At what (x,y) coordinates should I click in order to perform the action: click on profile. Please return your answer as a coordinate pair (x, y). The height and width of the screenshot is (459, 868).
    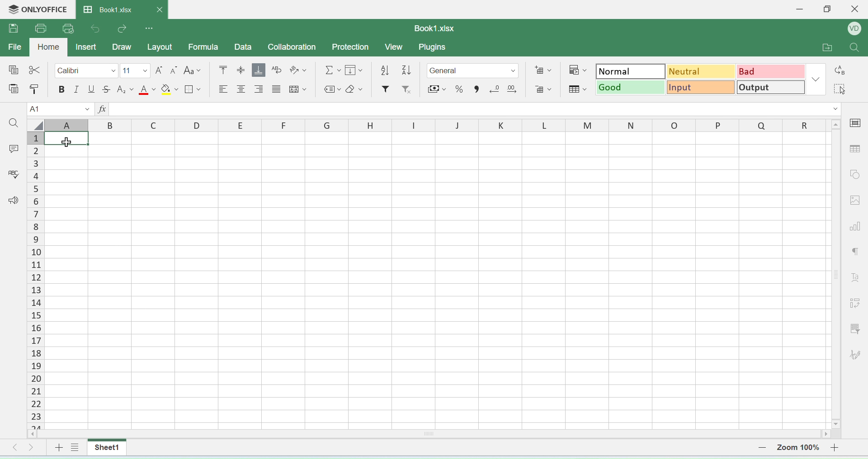
    Looking at the image, I should click on (855, 28).